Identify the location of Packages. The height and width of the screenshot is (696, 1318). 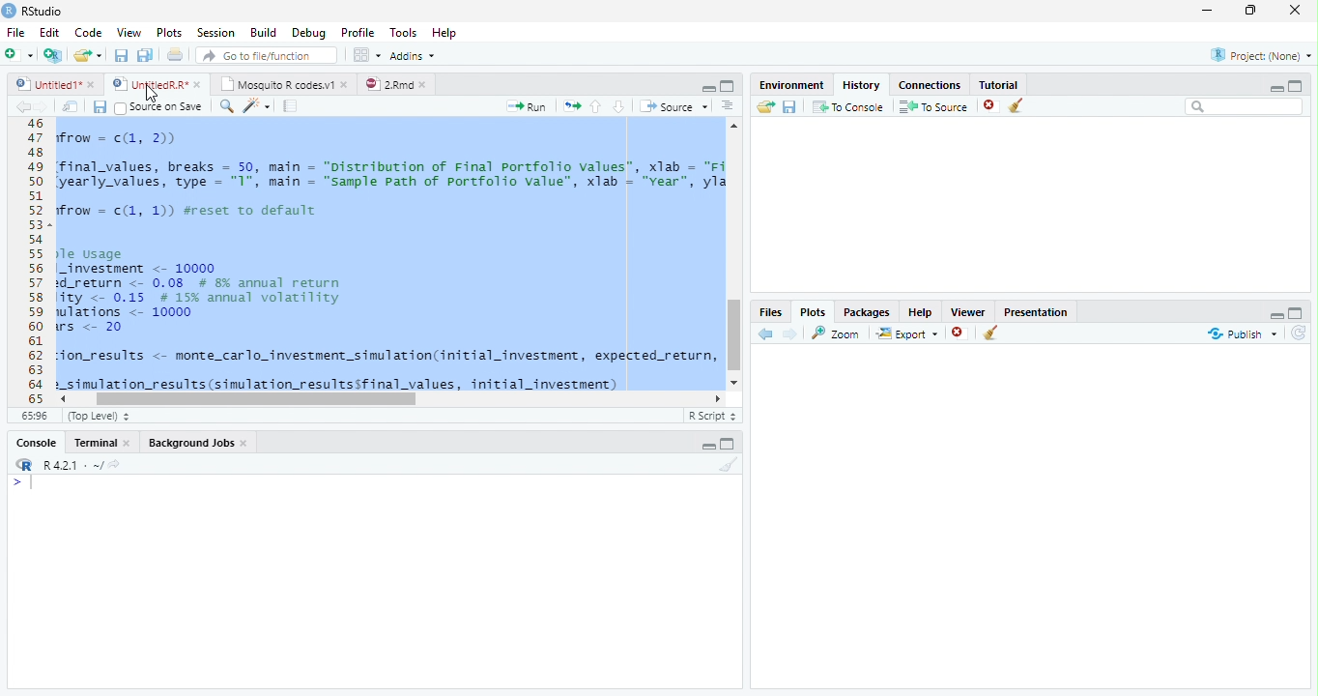
(866, 310).